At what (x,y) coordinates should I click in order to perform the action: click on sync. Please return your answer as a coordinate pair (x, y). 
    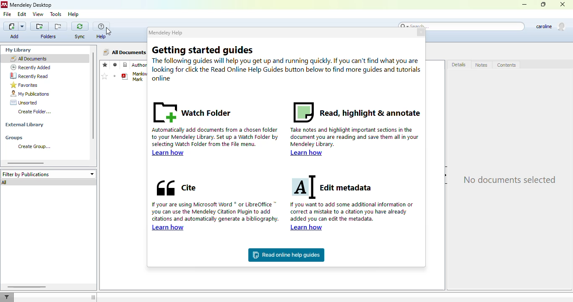
    Looking at the image, I should click on (80, 31).